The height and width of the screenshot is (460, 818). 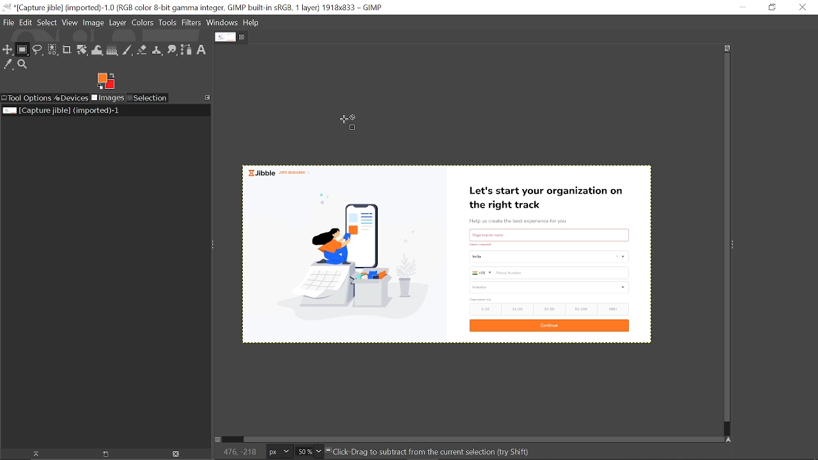 What do you see at coordinates (107, 98) in the screenshot?
I see `Images` at bounding box center [107, 98].